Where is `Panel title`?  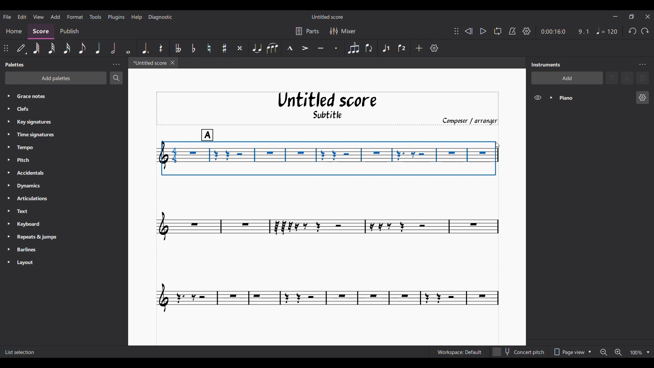 Panel title is located at coordinates (547, 65).